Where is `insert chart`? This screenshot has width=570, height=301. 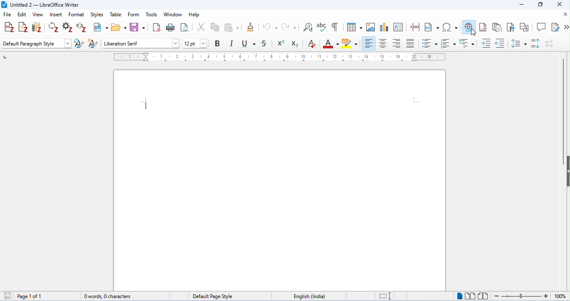
insert chart is located at coordinates (384, 27).